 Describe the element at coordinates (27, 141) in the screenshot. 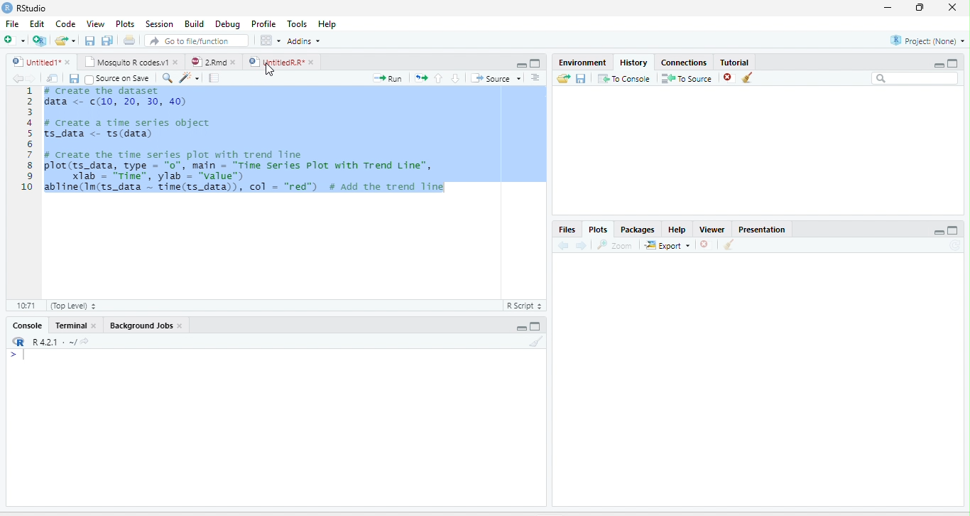

I see `Line numbers` at that location.